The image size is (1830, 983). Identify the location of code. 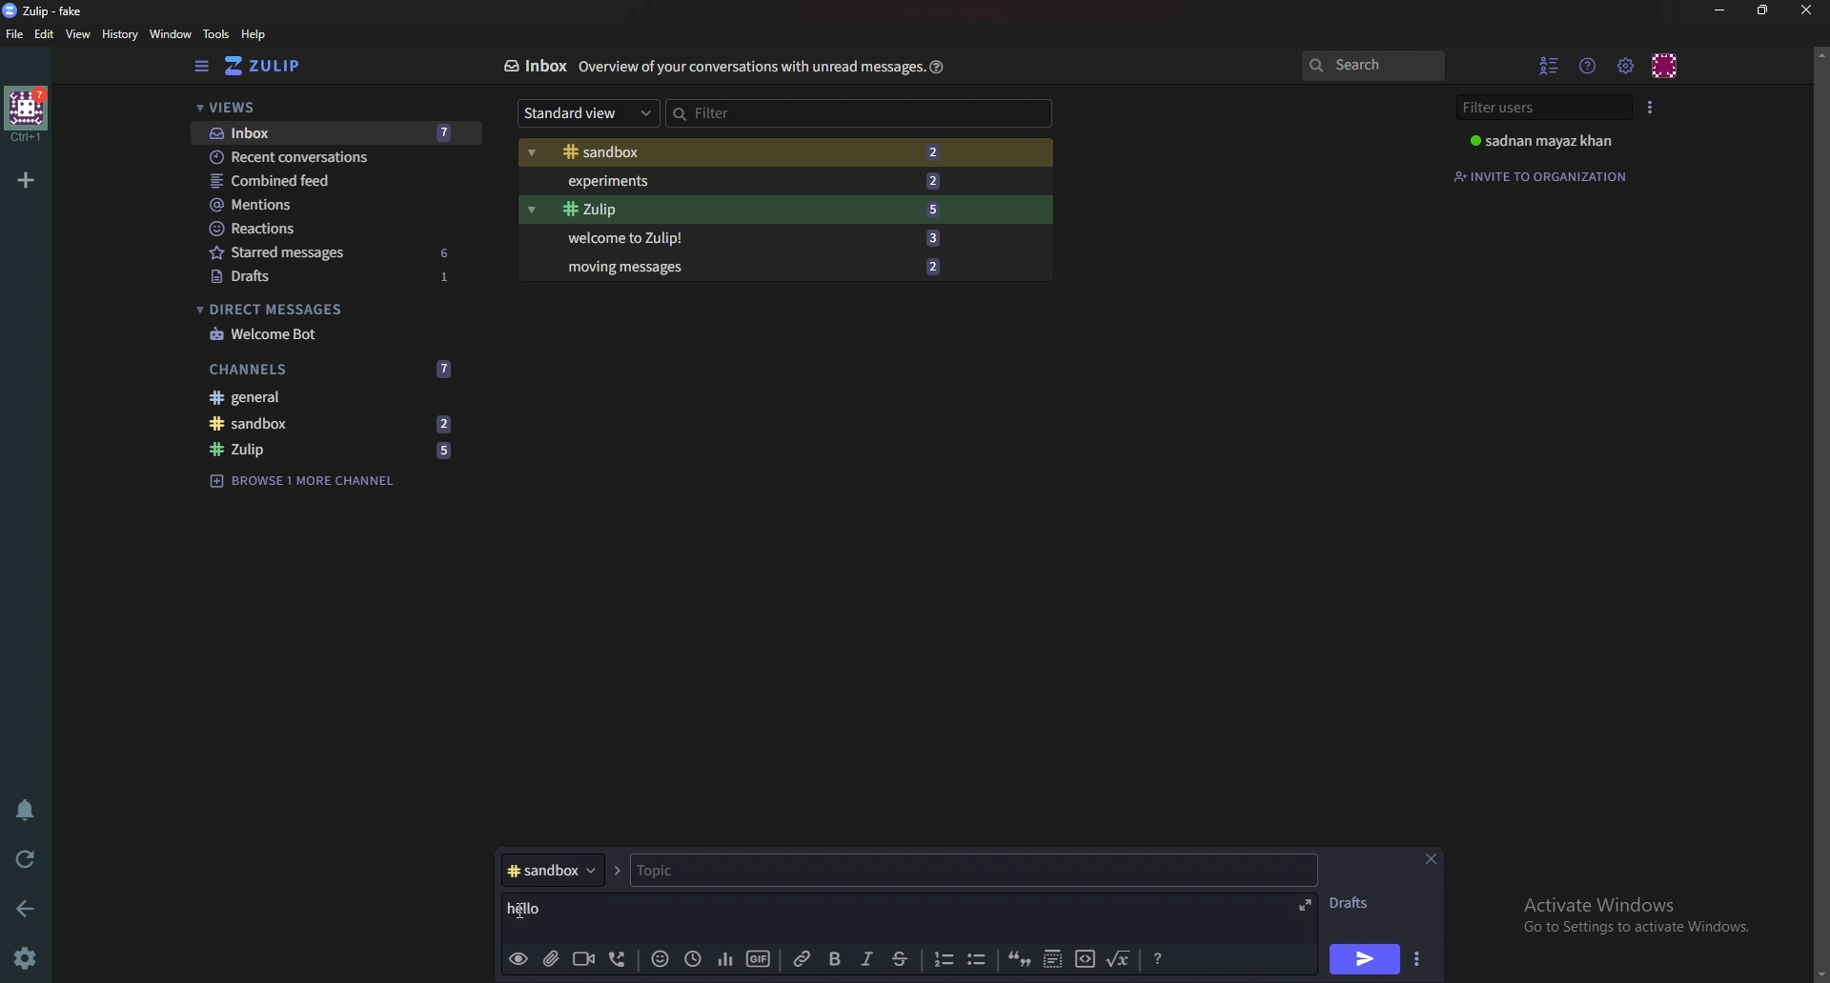
(1082, 960).